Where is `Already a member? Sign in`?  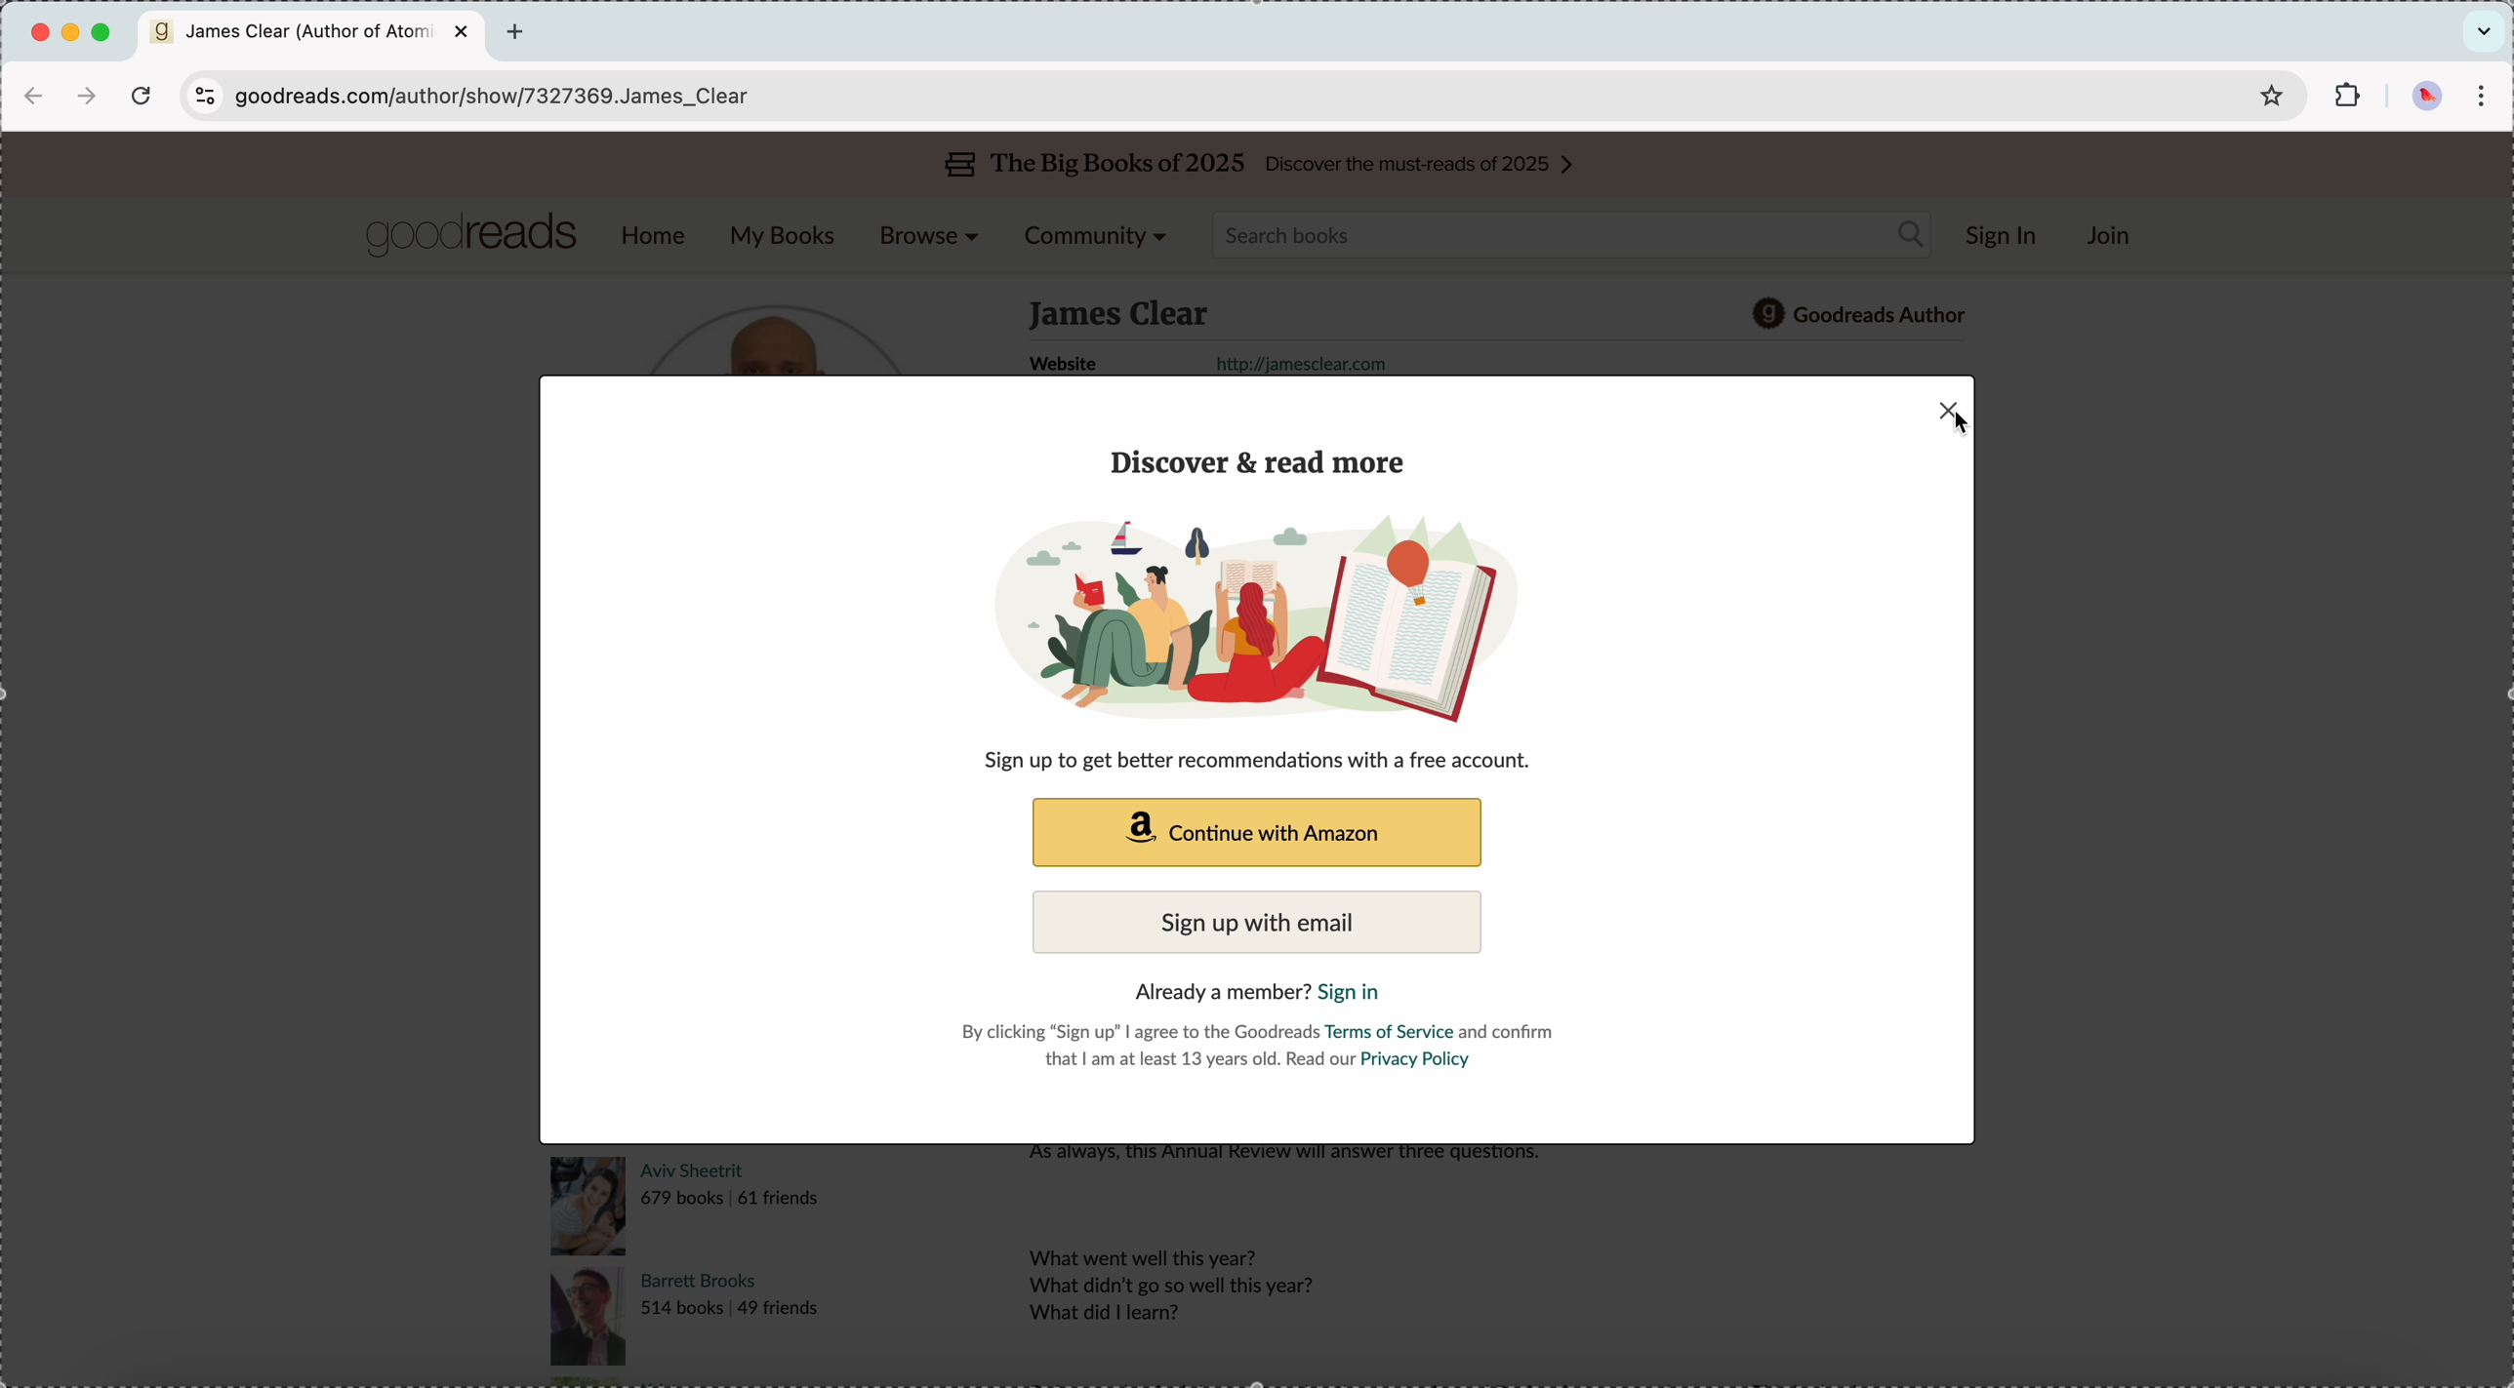 Already a member? Sign in is located at coordinates (1268, 990).